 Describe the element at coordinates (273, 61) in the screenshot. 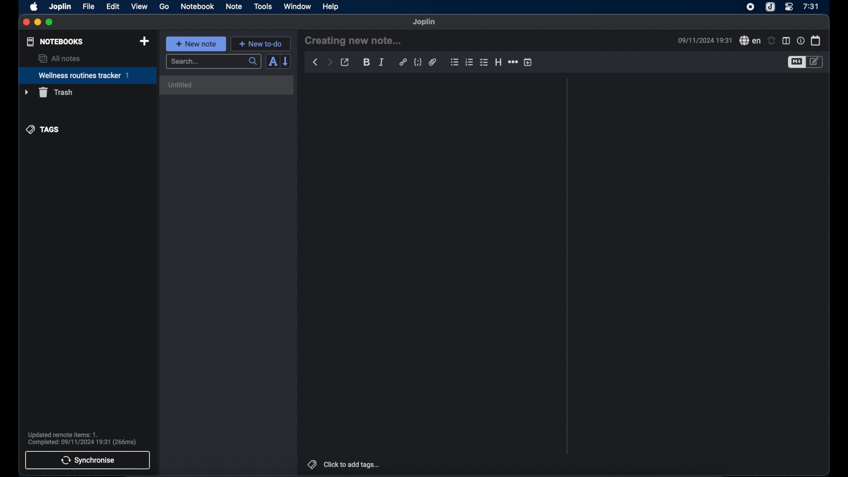

I see `toggle sort order field` at that location.